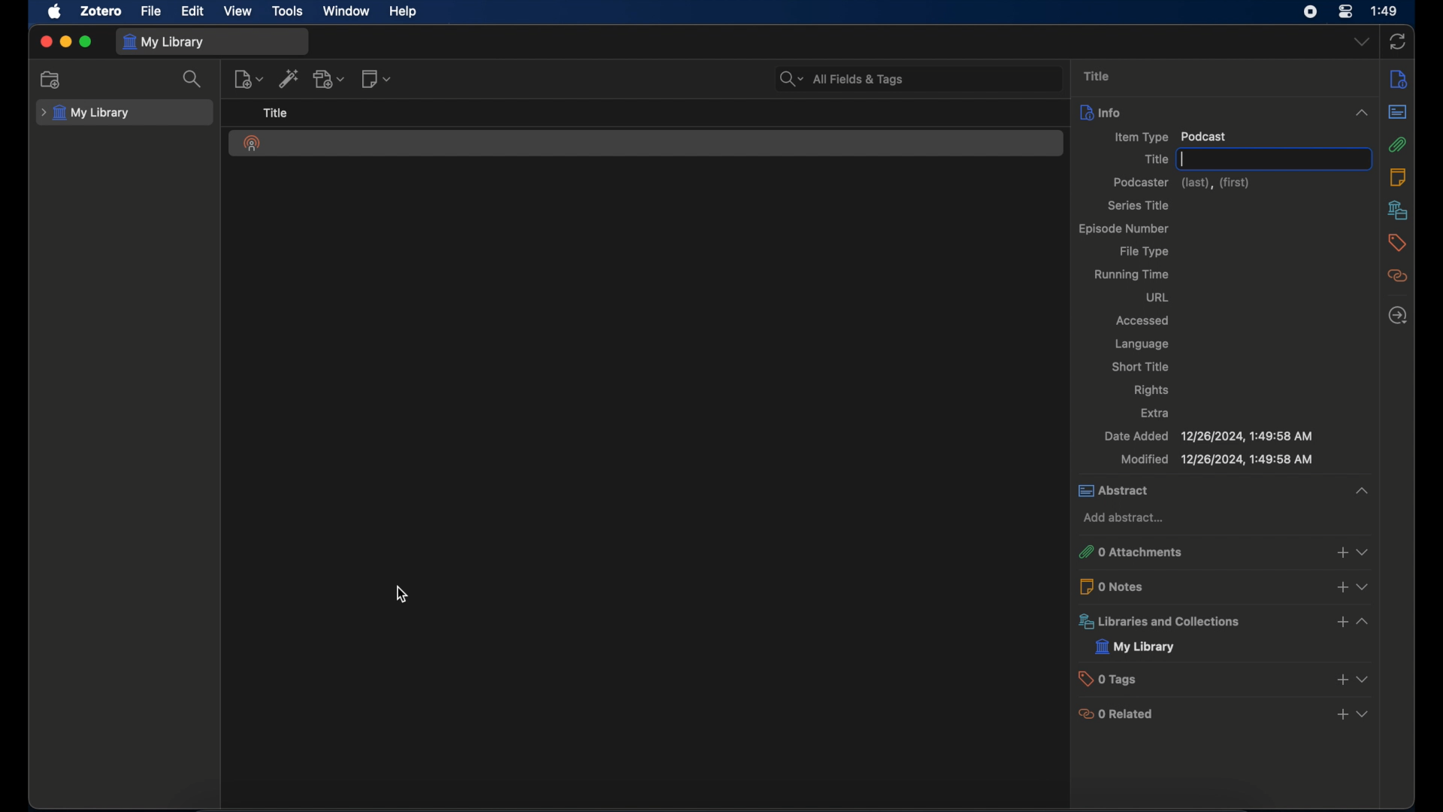 Image resolution: width=1443 pixels, height=812 pixels. Describe the element at coordinates (1397, 243) in the screenshot. I see `tags` at that location.